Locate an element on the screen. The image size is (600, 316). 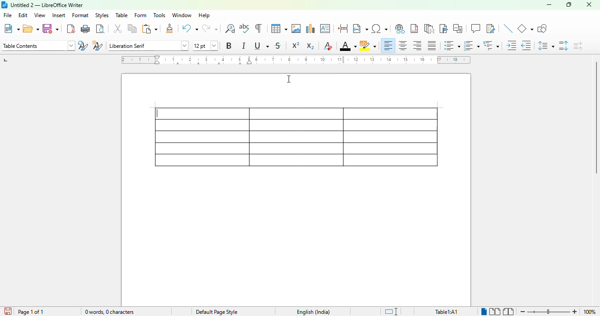
save is located at coordinates (51, 28).